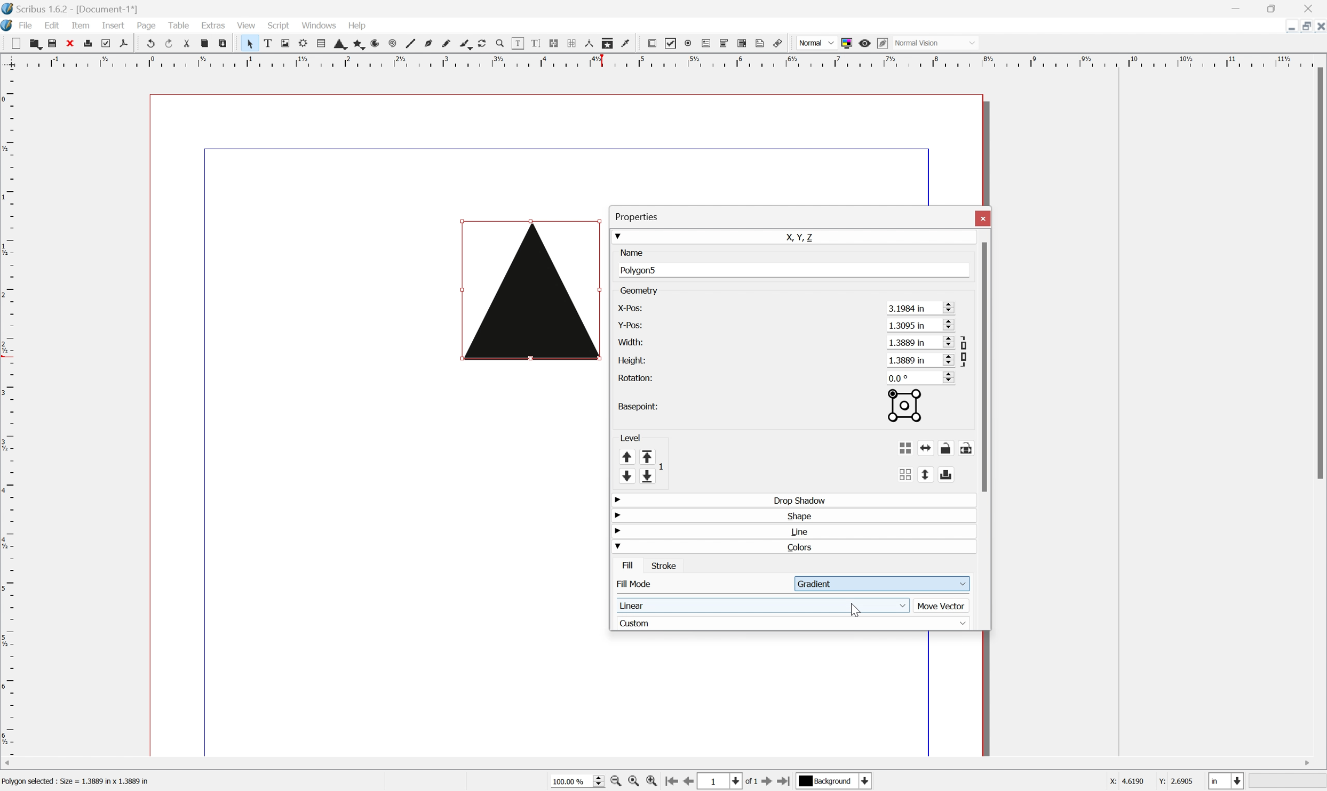 Image resolution: width=1327 pixels, height=791 pixels. Describe the element at coordinates (651, 44) in the screenshot. I see `PDF push button` at that location.